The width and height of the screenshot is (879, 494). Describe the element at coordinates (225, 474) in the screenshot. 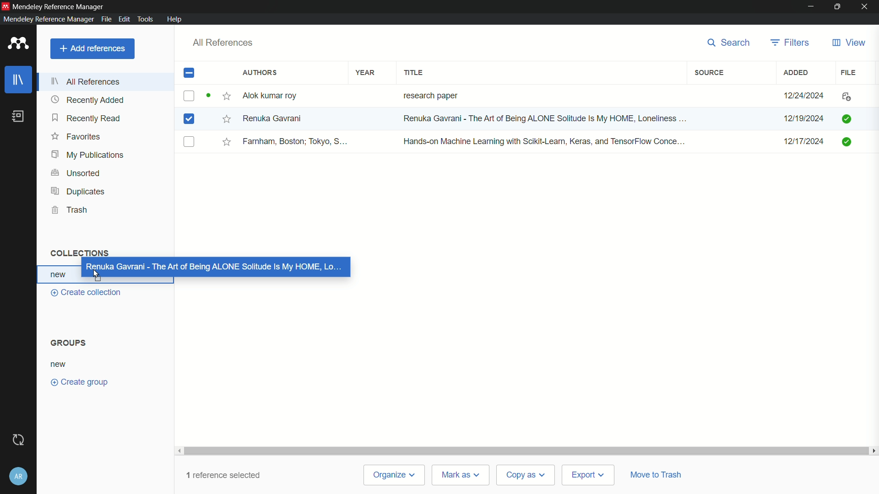

I see `1 reference selected` at that location.